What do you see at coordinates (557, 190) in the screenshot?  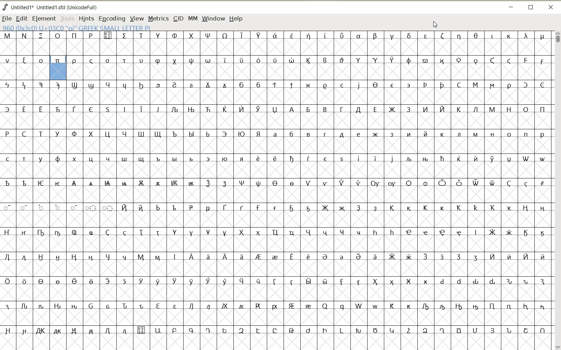 I see `SCROLLBAR` at bounding box center [557, 190].